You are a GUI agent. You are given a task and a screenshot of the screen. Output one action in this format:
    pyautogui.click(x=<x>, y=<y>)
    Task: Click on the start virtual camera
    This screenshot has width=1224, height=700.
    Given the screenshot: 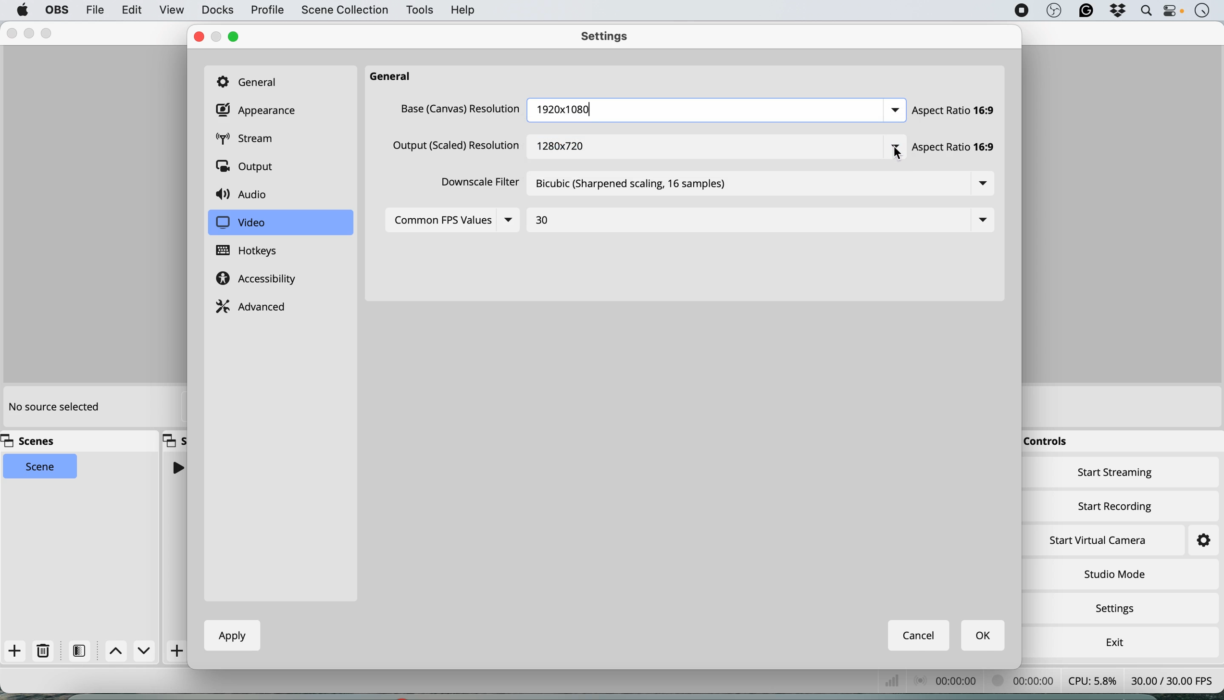 What is the action you would take?
    pyautogui.click(x=1099, y=540)
    